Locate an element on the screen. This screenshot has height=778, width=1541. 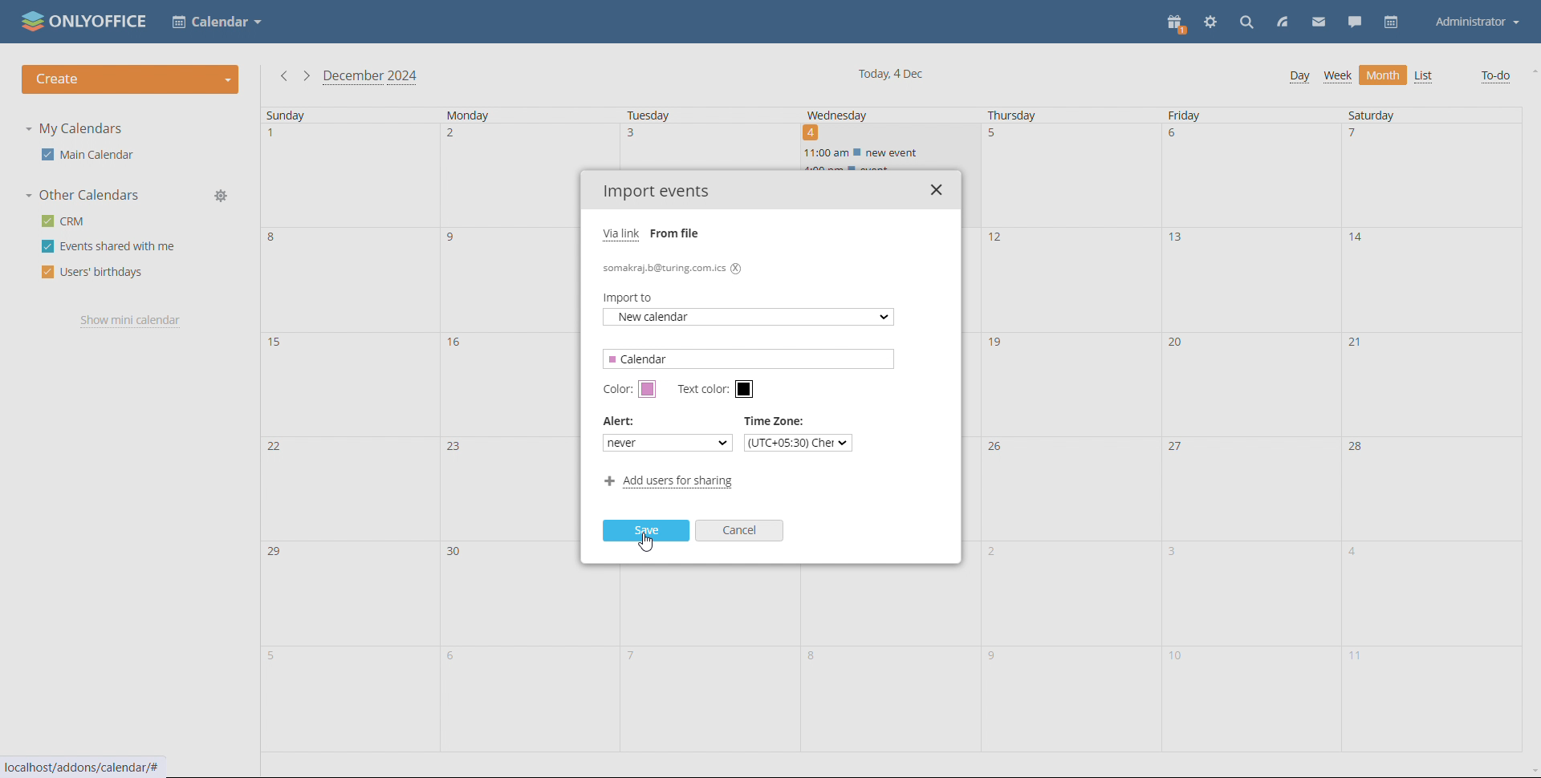
save is located at coordinates (646, 532).